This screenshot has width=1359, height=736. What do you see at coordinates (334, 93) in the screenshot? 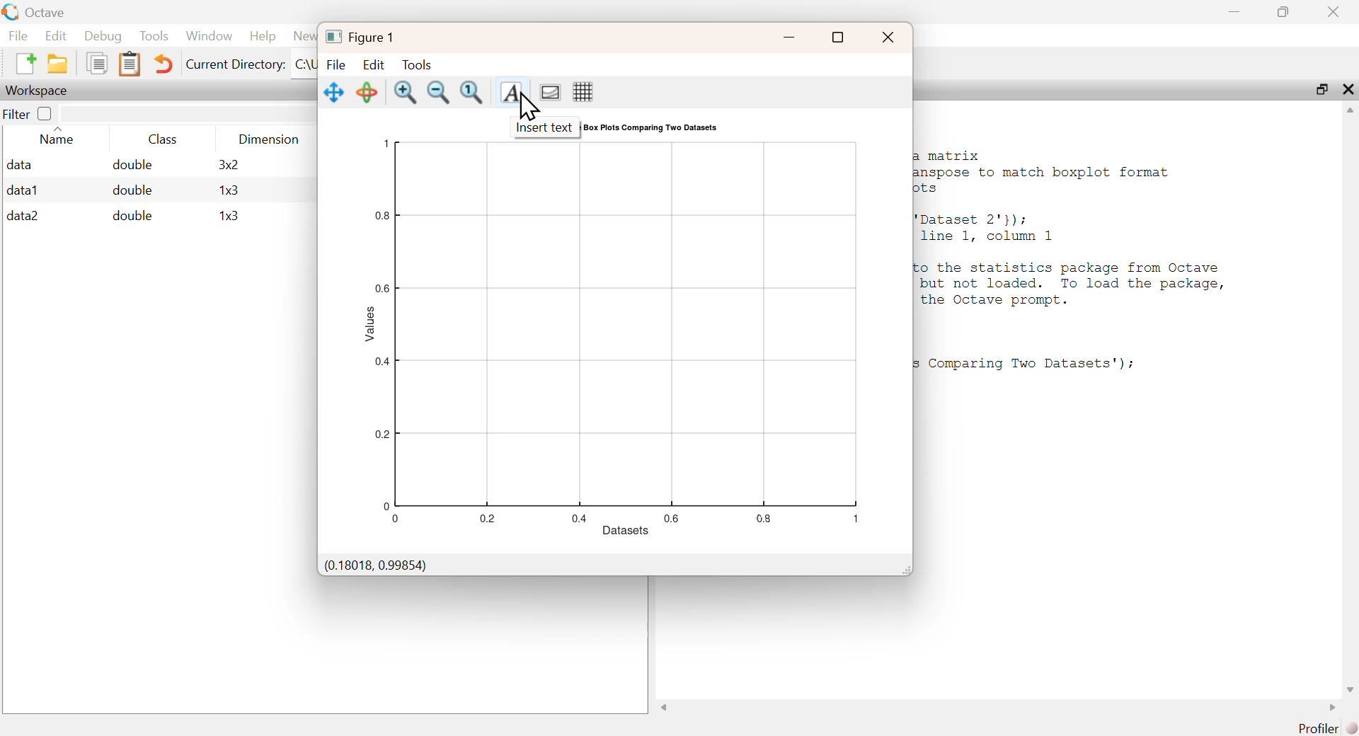
I see `Move` at bounding box center [334, 93].